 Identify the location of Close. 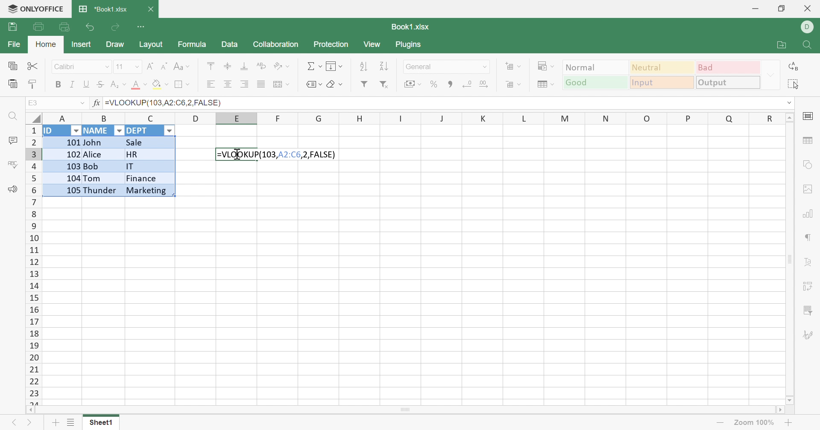
(152, 8).